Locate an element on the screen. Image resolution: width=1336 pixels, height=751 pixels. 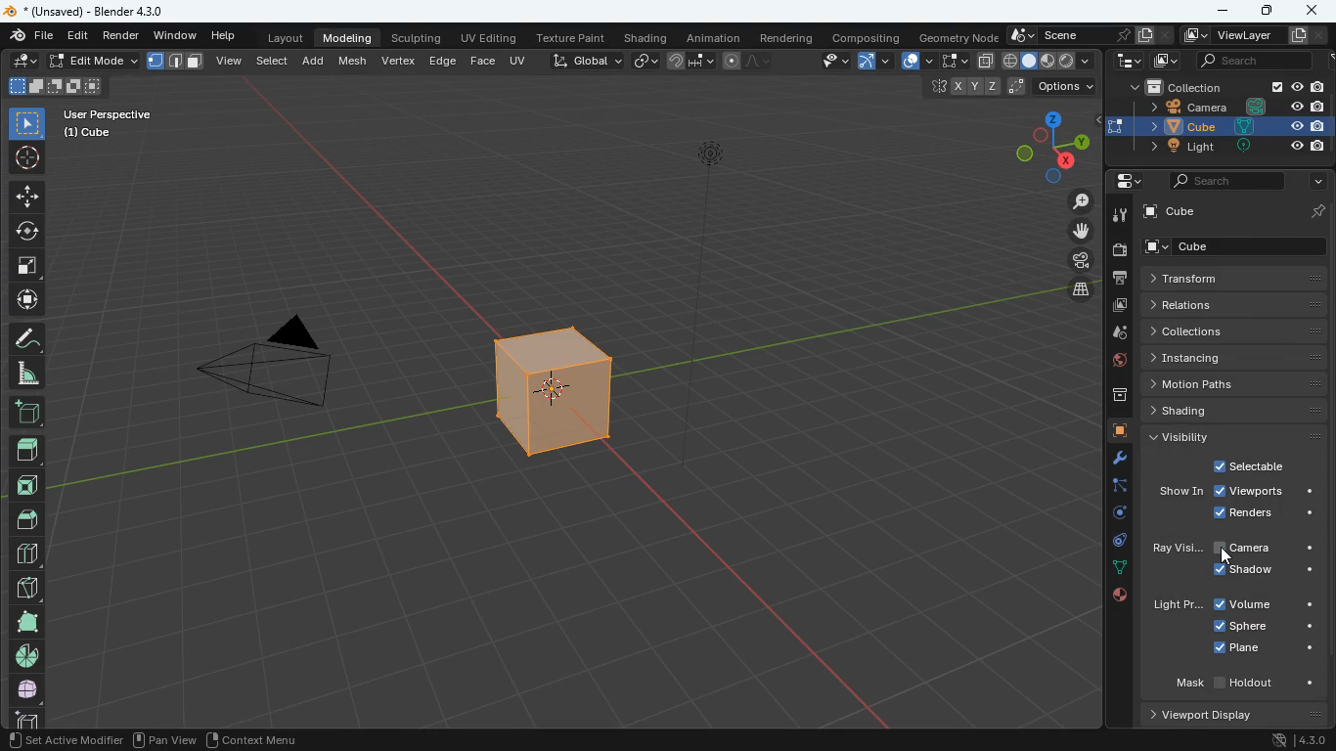
camera is located at coordinates (1122, 252).